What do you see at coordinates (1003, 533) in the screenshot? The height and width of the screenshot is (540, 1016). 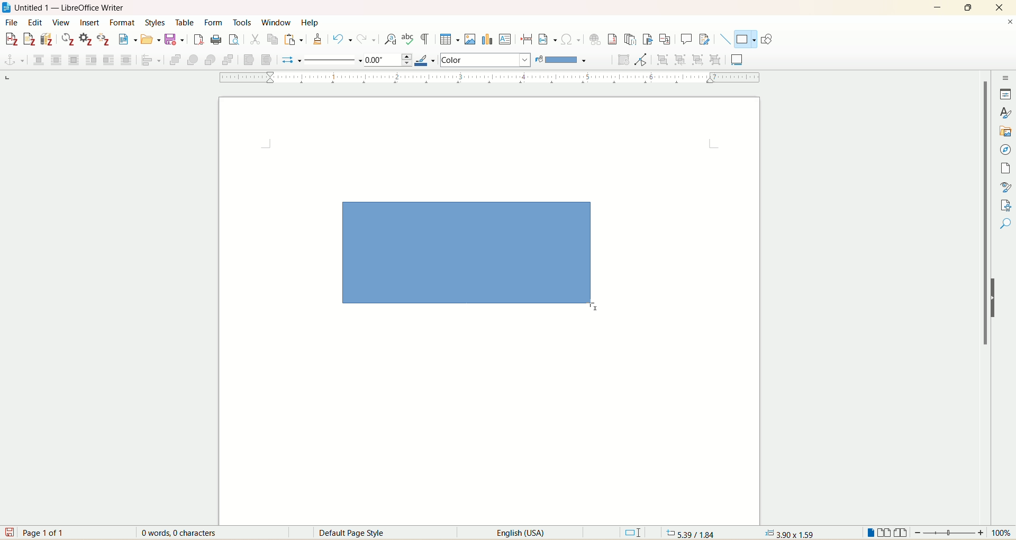 I see `zoom percent` at bounding box center [1003, 533].